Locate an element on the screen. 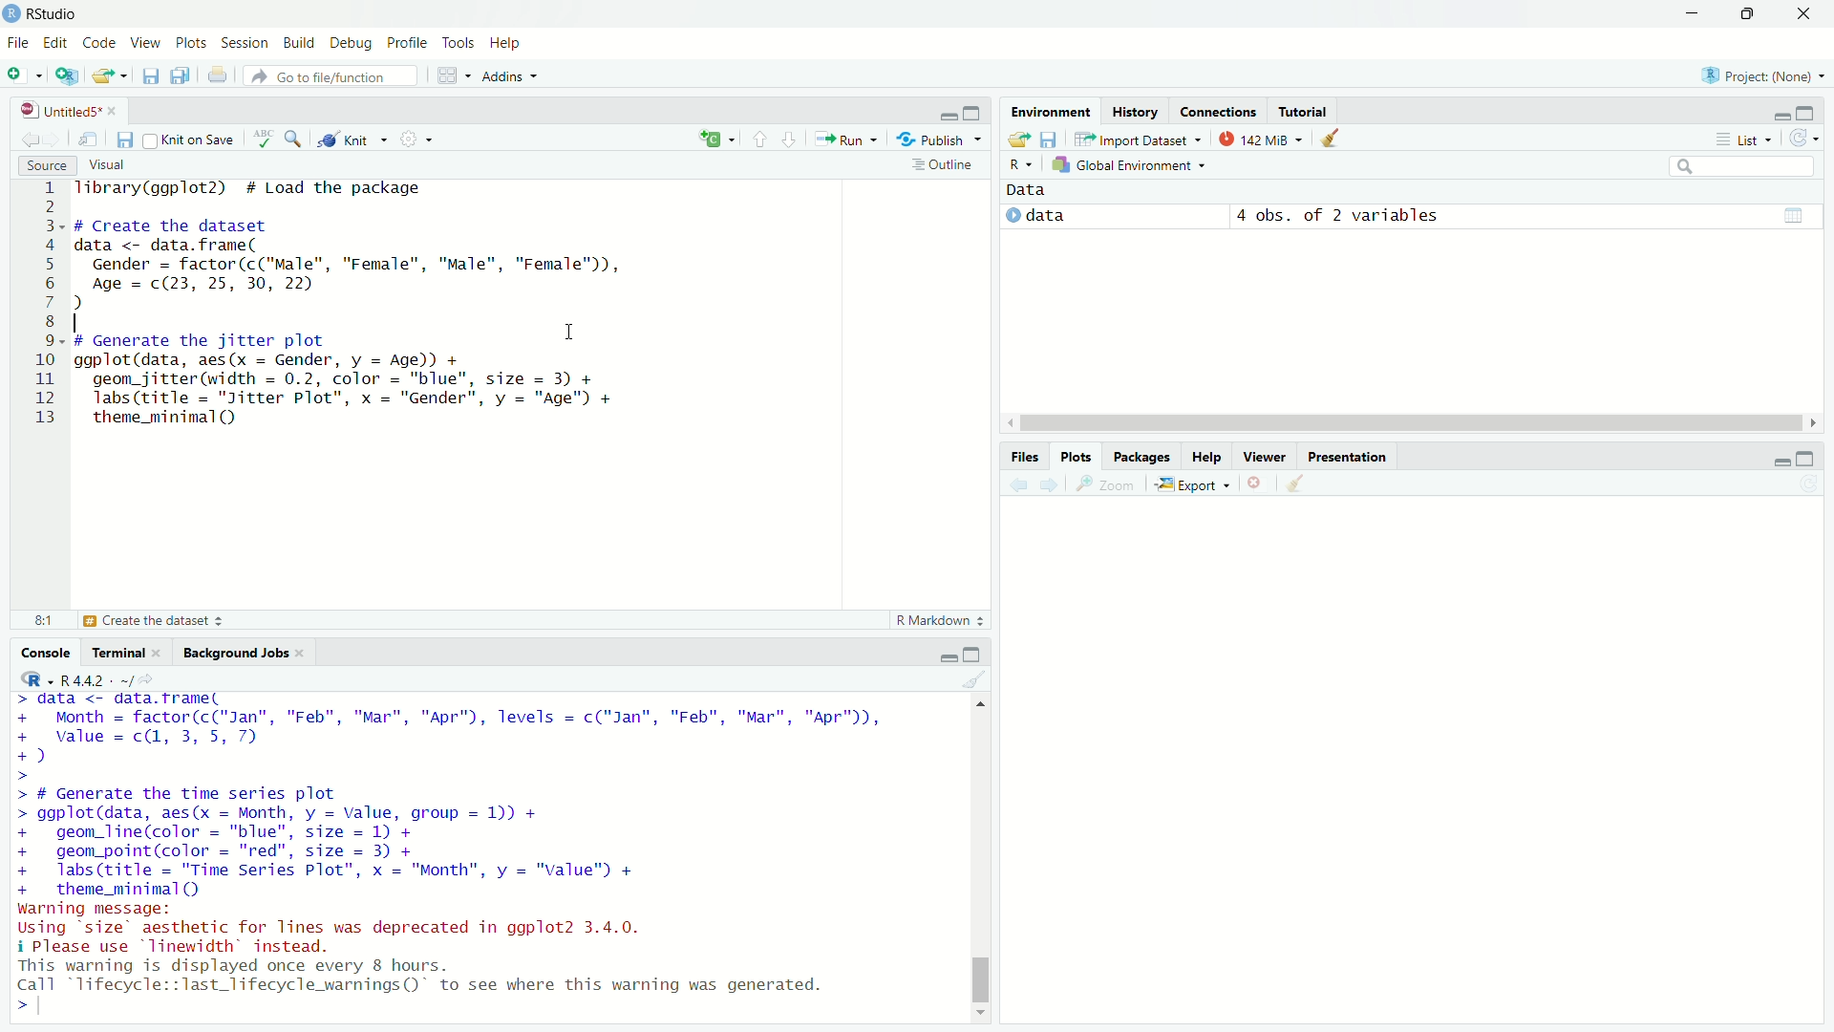 The height and width of the screenshot is (1032, 1834). maximize is located at coordinates (1817, 113).